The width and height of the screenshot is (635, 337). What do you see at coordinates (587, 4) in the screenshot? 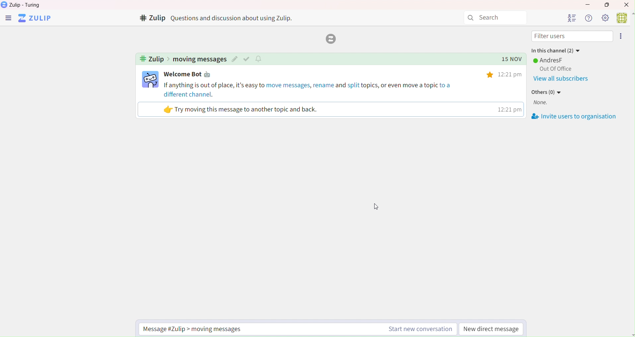
I see `Minimize` at bounding box center [587, 4].